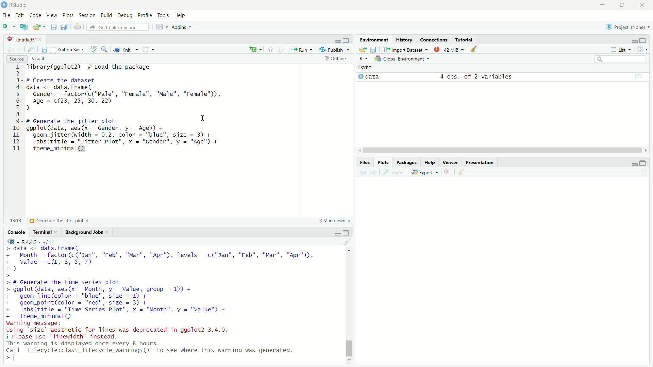  I want to click on minimize, so click(337, 39).